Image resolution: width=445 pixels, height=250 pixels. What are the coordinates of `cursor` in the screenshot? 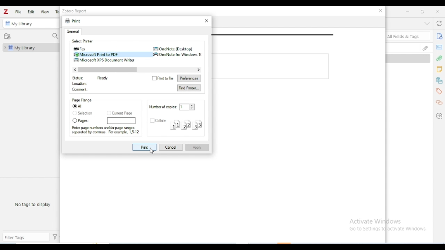 It's located at (152, 151).